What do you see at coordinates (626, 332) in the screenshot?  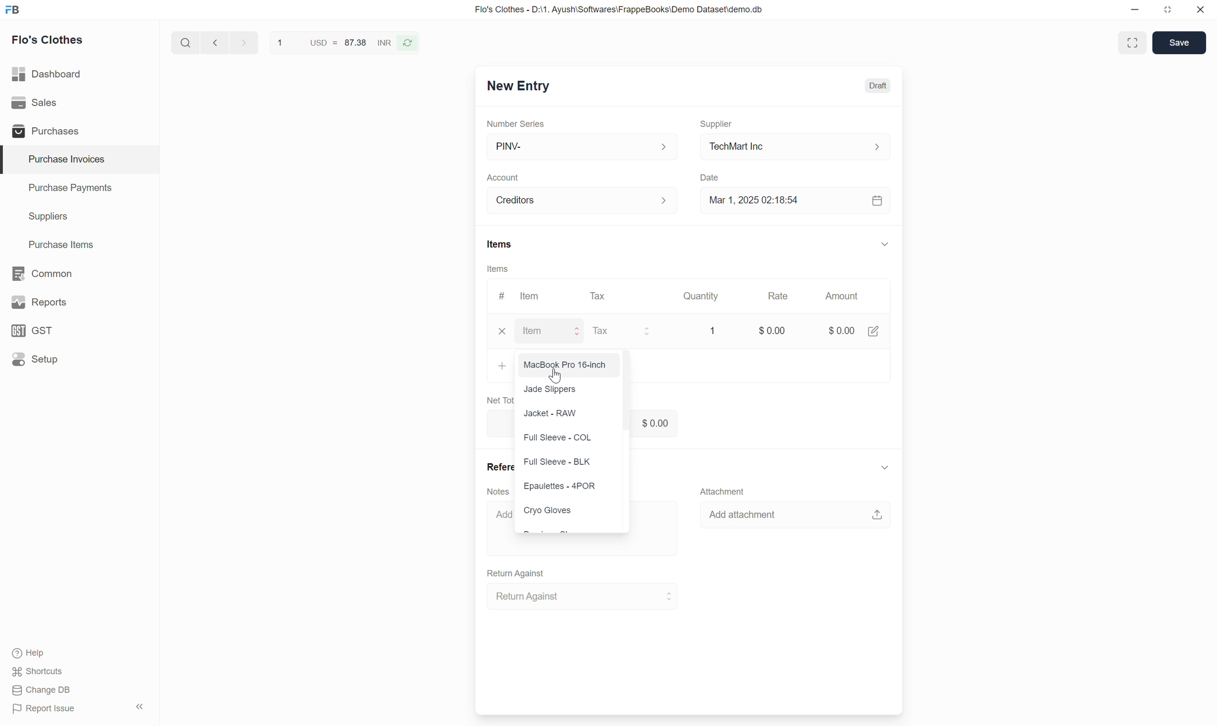 I see `Tax` at bounding box center [626, 332].